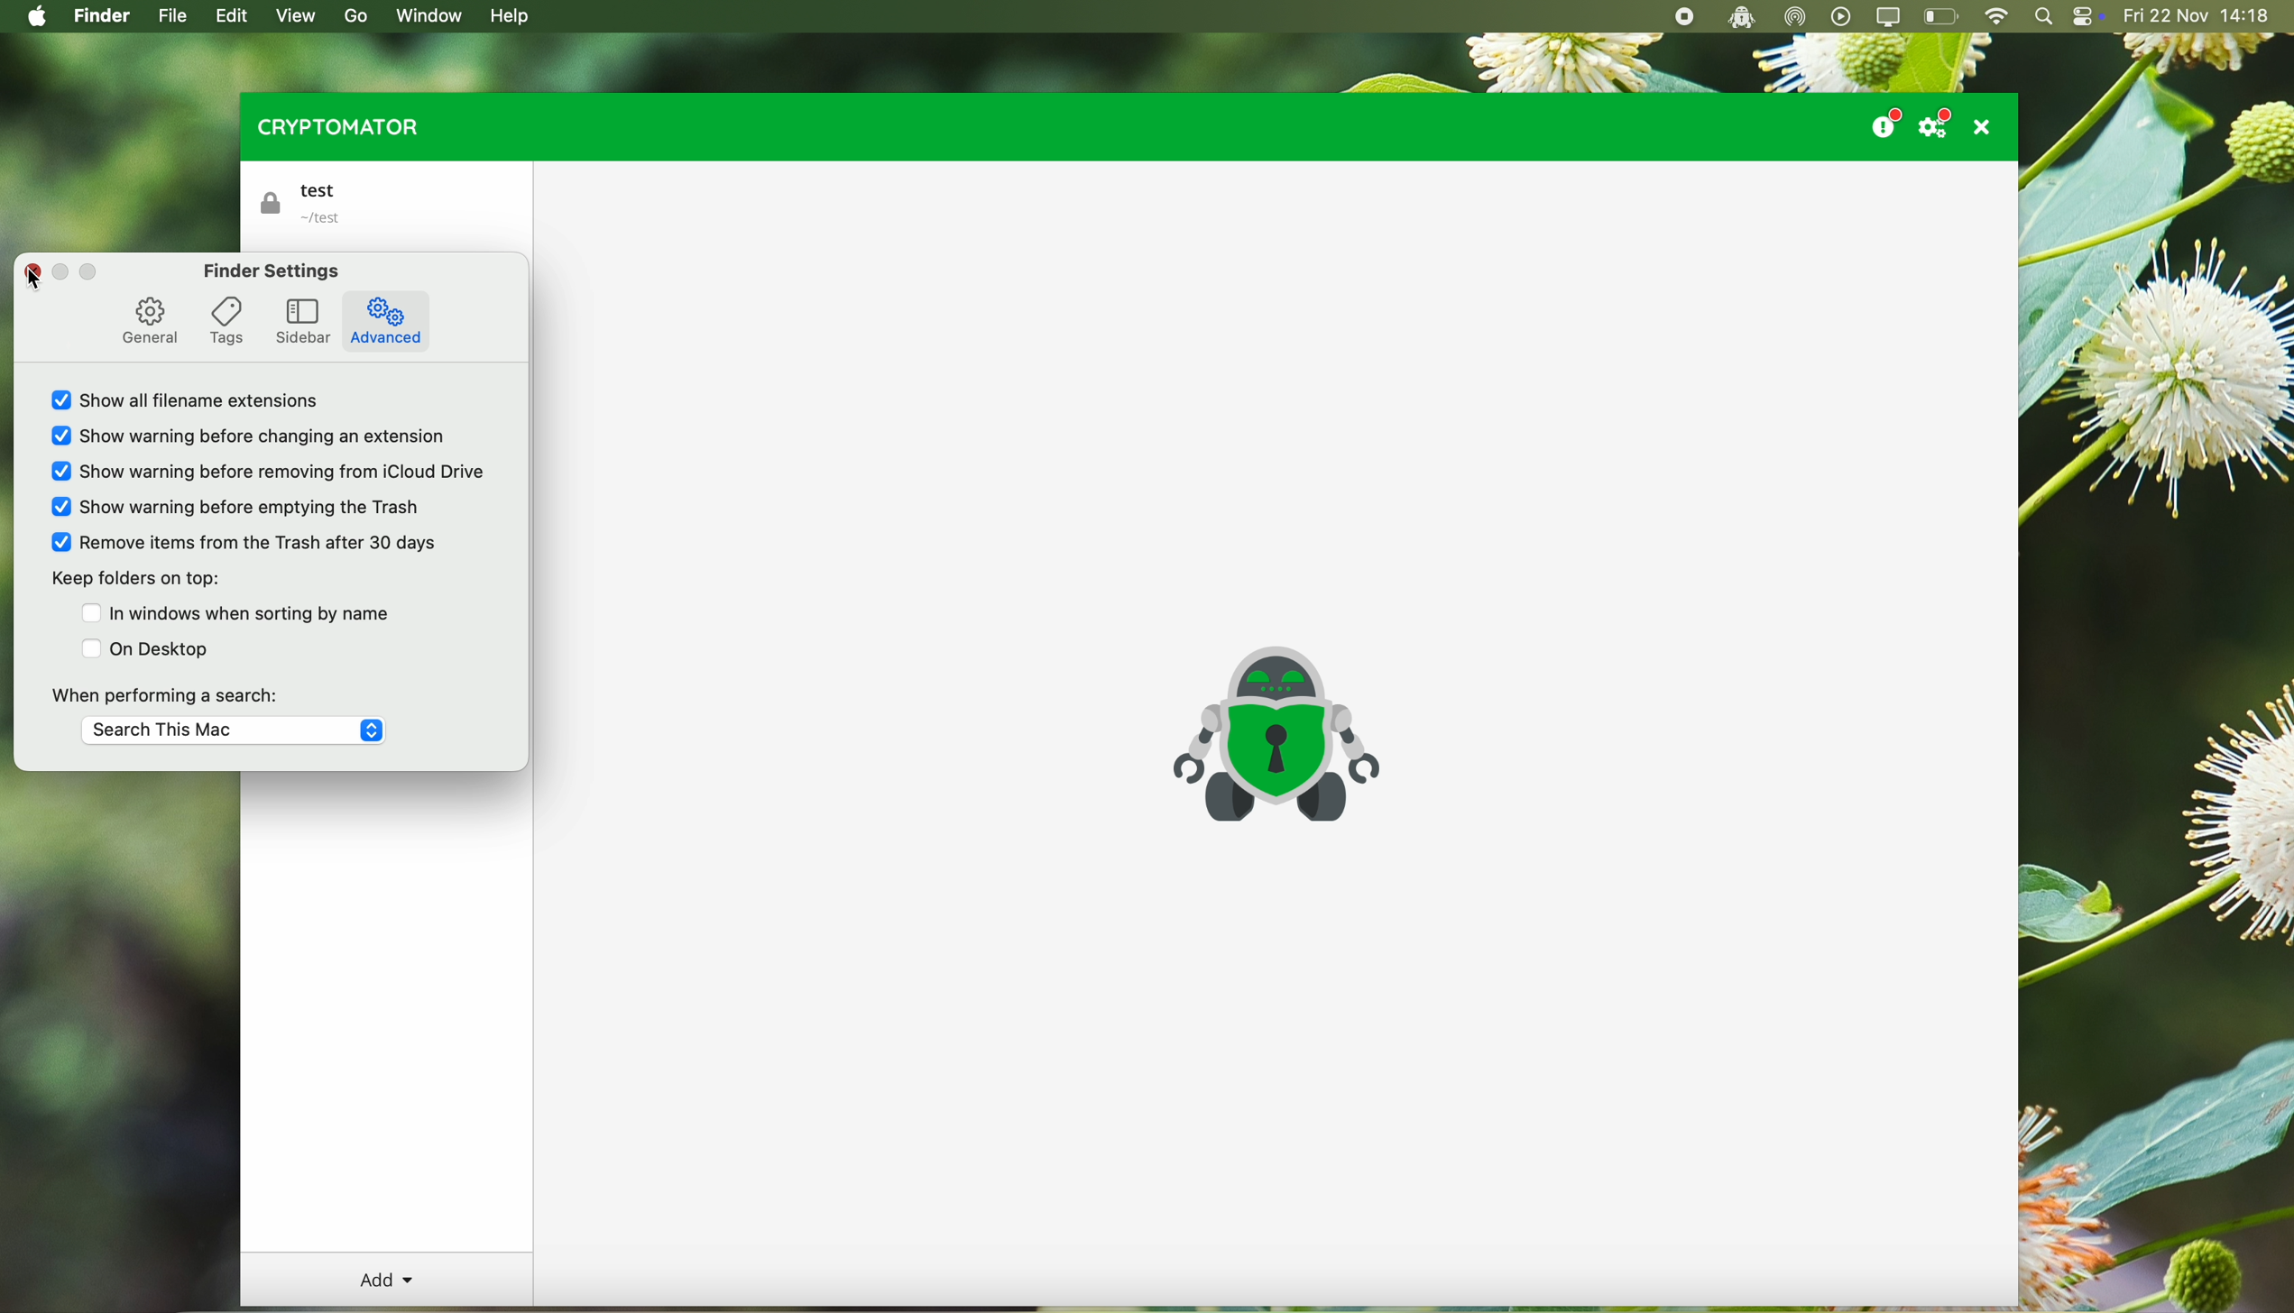 The height and width of the screenshot is (1313, 2294). I want to click on tags, so click(226, 320).